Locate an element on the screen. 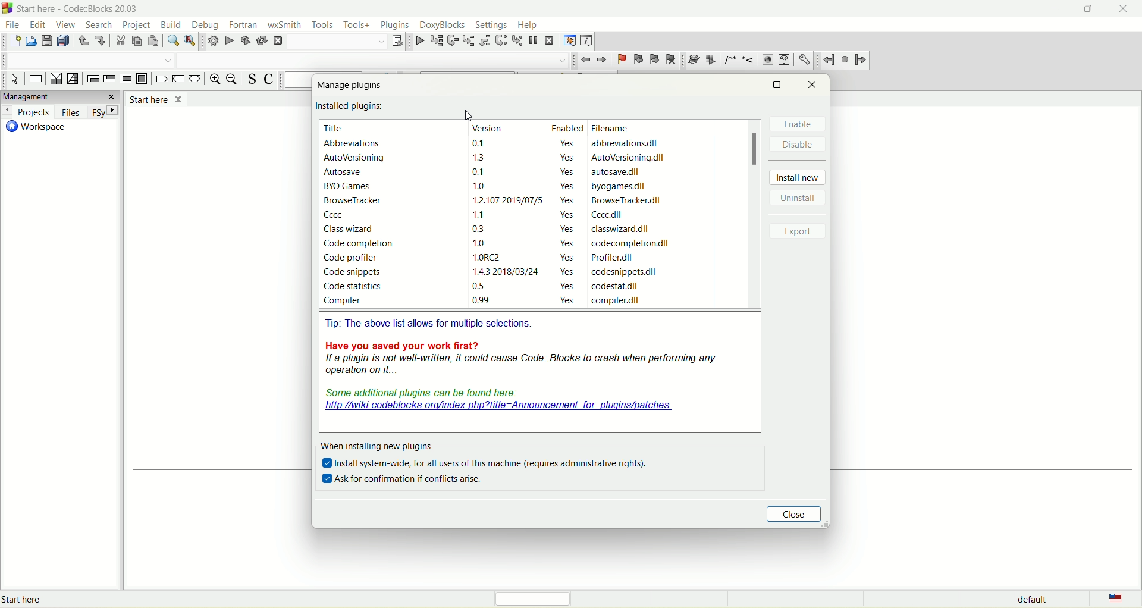 The height and width of the screenshot is (608, 1142). managements is located at coordinates (59, 97).